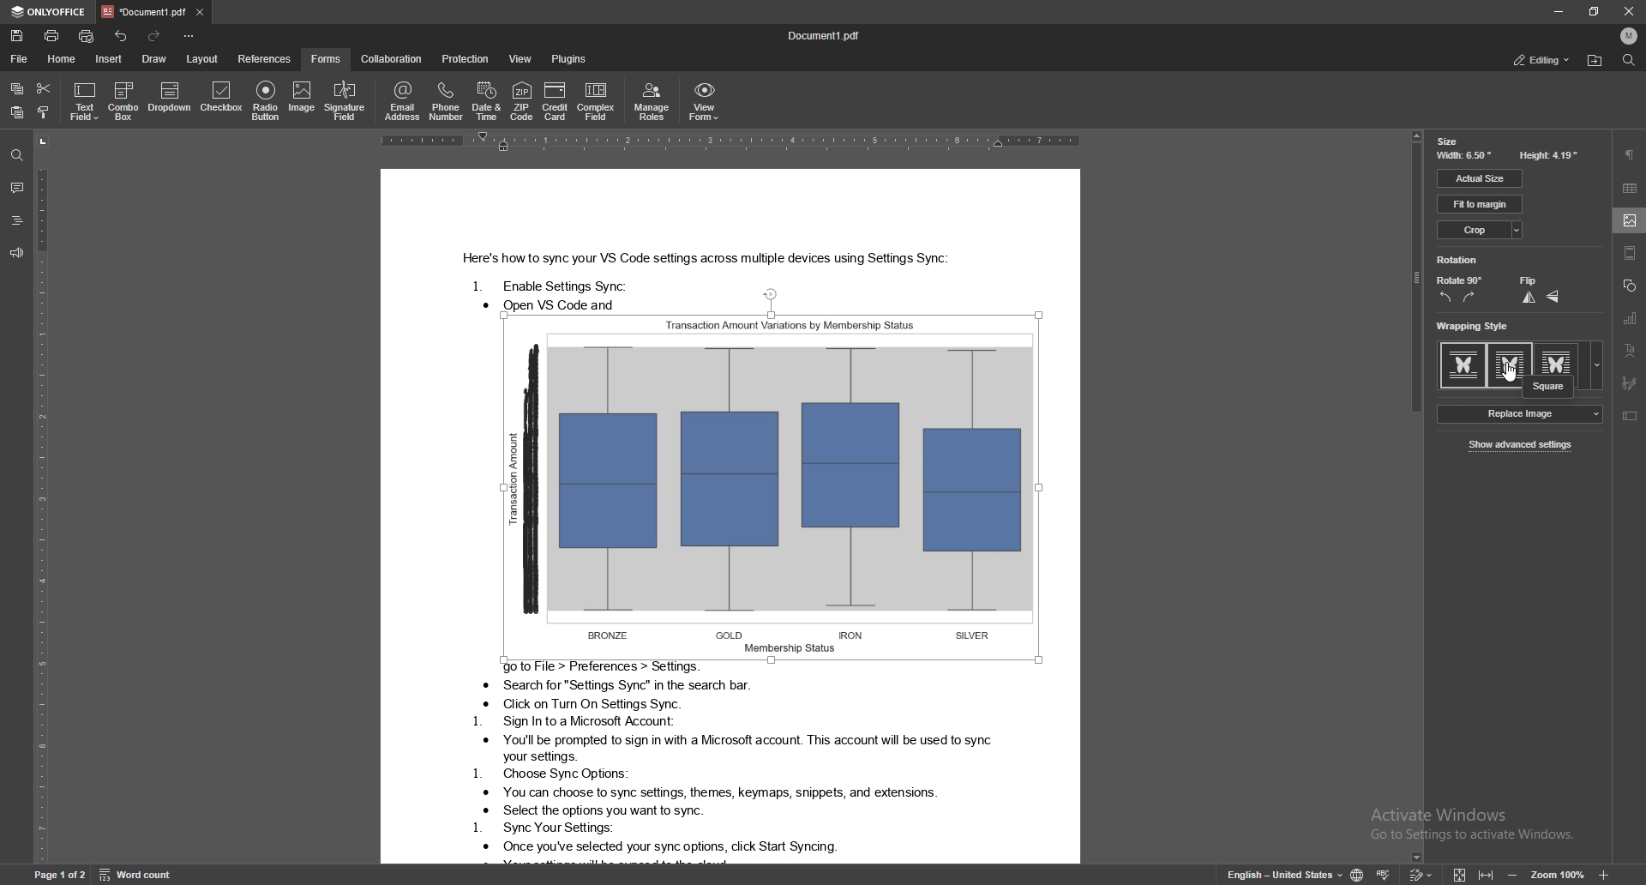  What do you see at coordinates (58, 873) in the screenshot?
I see `page` at bounding box center [58, 873].